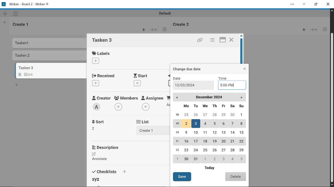 The image size is (334, 187). I want to click on Settings and more, so click(292, 4).